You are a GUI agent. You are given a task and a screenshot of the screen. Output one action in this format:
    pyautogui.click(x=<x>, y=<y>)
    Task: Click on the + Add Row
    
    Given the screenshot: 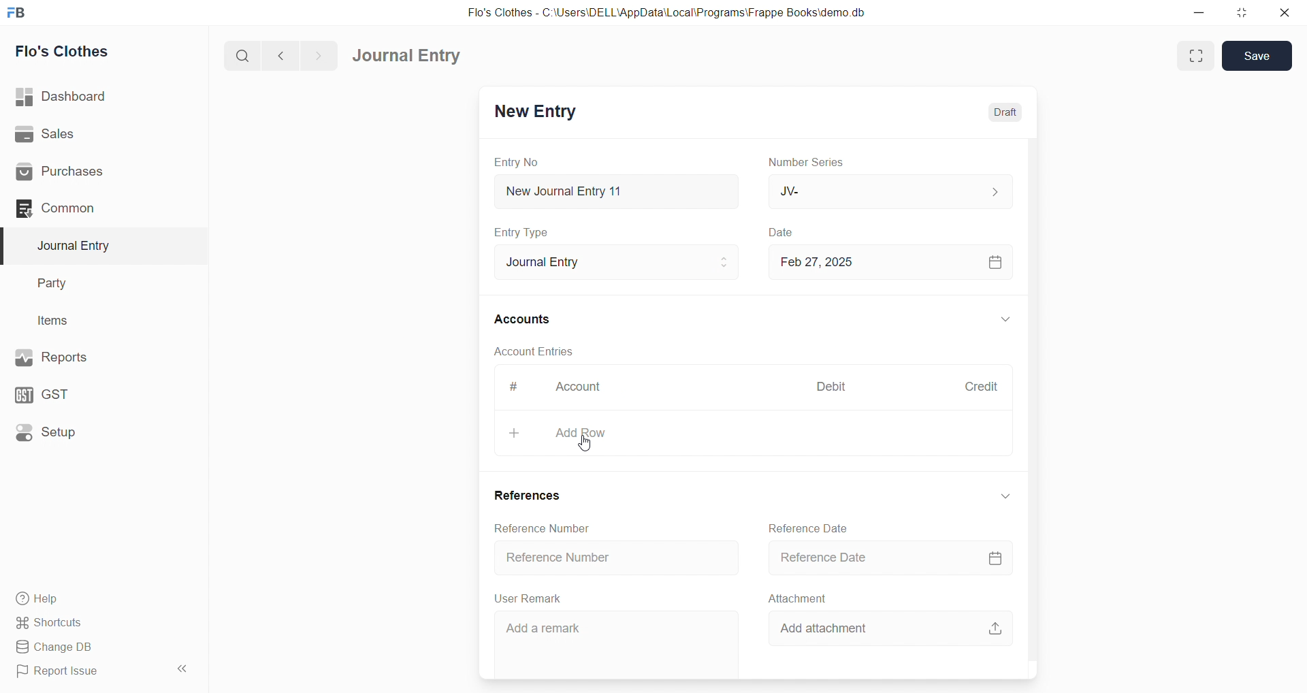 What is the action you would take?
    pyautogui.click(x=754, y=431)
    